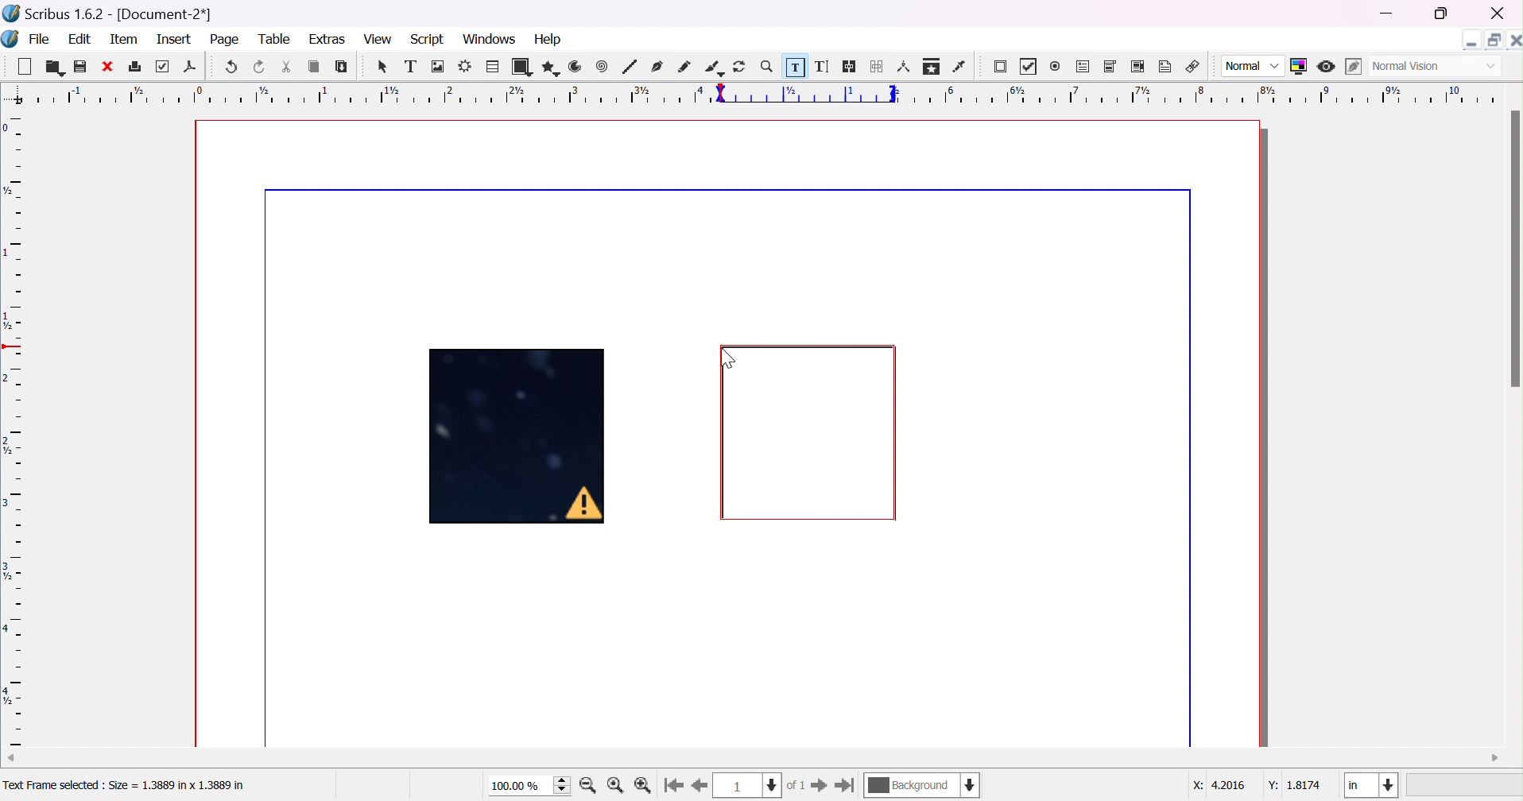 Image resolution: width=1523 pixels, height=801 pixels. Describe the element at coordinates (1513, 249) in the screenshot. I see `scroll bar` at that location.